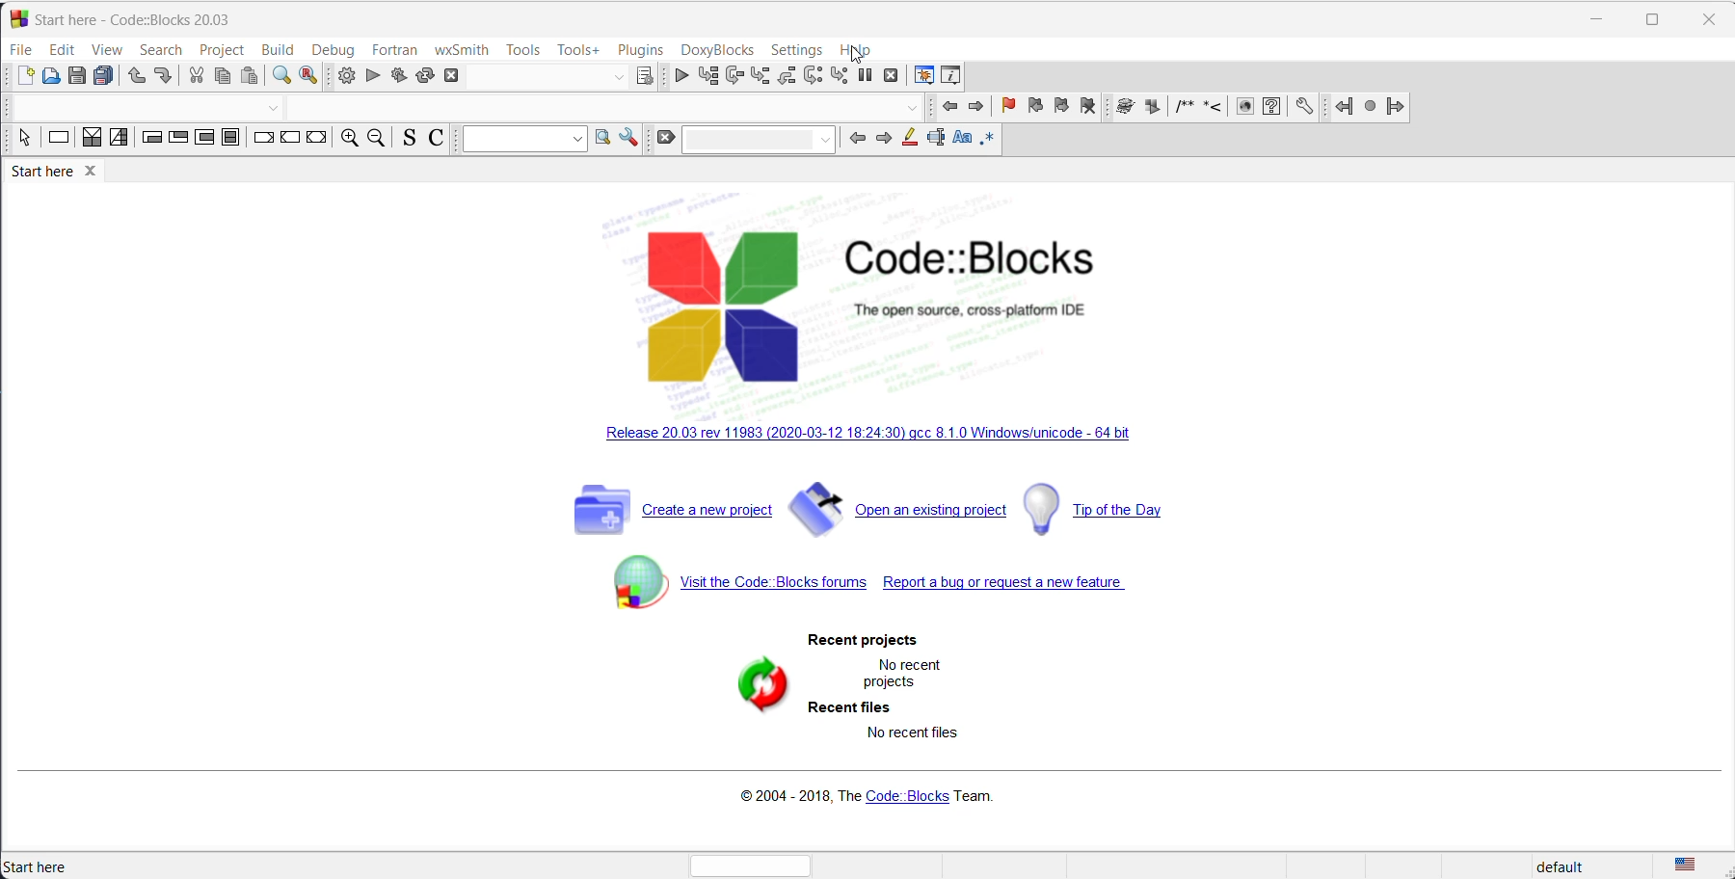 The height and width of the screenshot is (879, 1735). I want to click on dropdown button, so click(271, 106).